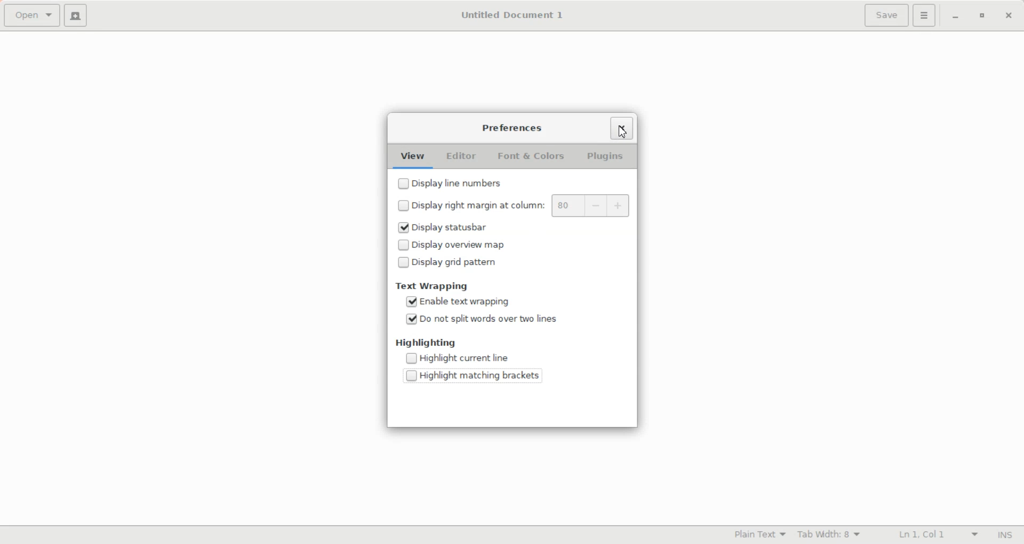 This screenshot has width=1024, height=544. Describe the element at coordinates (924, 15) in the screenshot. I see `Hamburger settings` at that location.